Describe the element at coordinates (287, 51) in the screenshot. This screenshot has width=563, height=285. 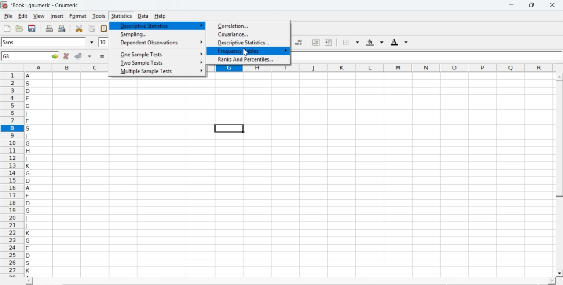
I see `more` at that location.